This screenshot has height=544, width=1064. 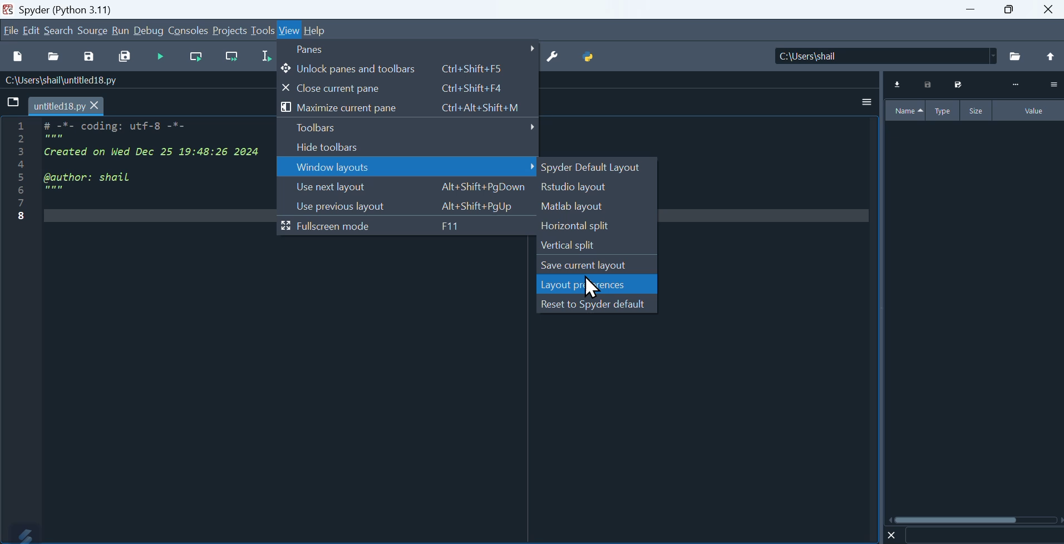 What do you see at coordinates (231, 57) in the screenshot?
I see `Run current salon go to the next one` at bounding box center [231, 57].